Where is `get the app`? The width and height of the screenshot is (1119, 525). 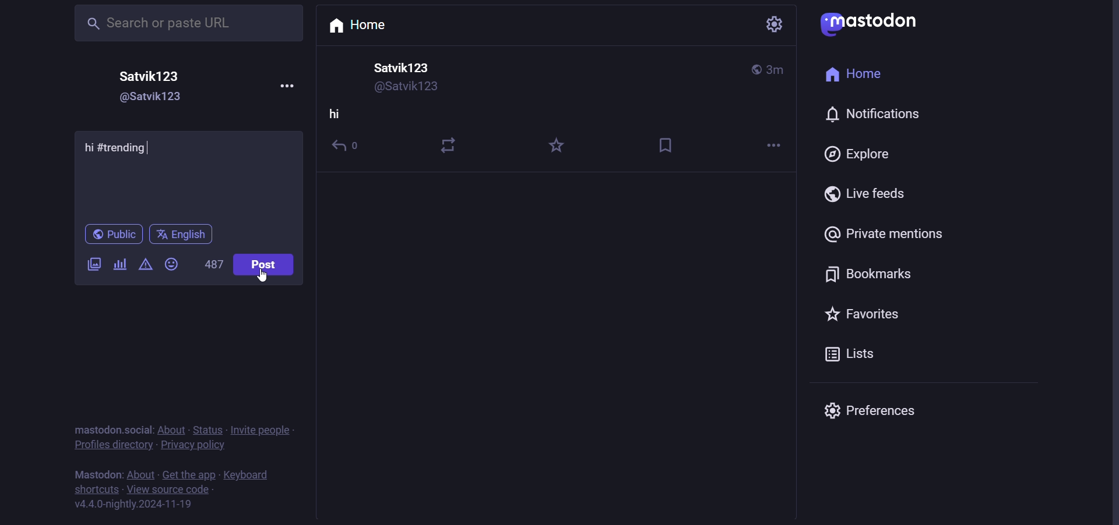
get the app is located at coordinates (187, 474).